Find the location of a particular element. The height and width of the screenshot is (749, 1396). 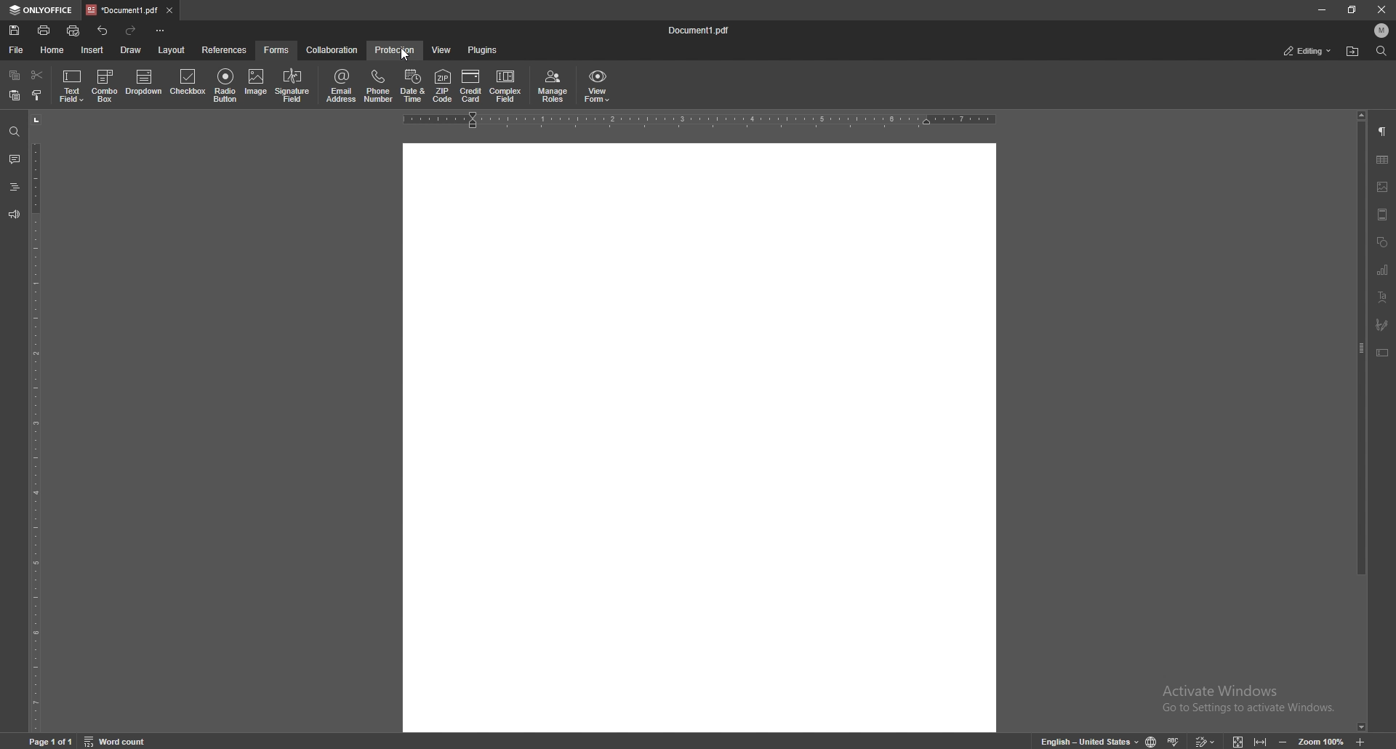

copy is located at coordinates (15, 76).